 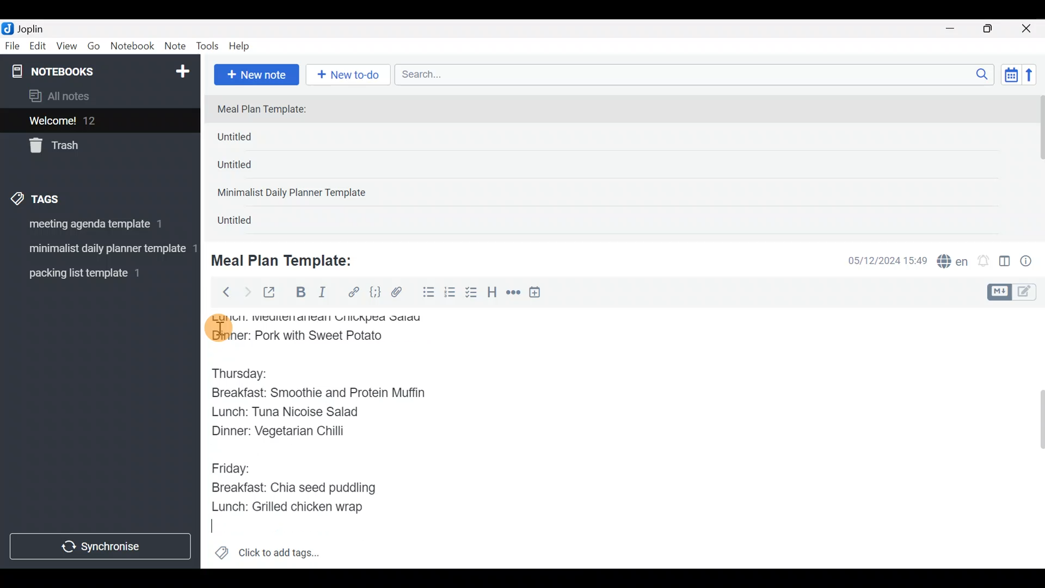 I want to click on Horizontal rule, so click(x=513, y=293).